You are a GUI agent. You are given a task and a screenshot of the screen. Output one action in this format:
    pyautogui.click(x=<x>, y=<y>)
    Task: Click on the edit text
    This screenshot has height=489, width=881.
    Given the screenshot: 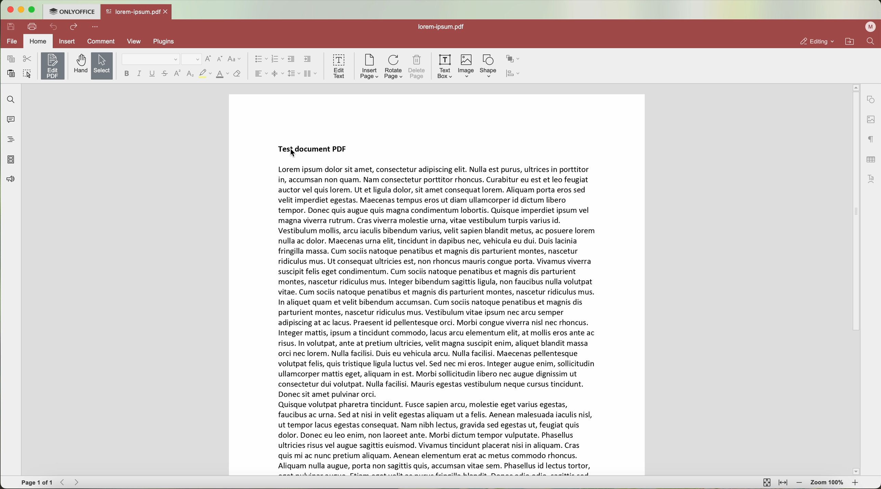 What is the action you would take?
    pyautogui.click(x=338, y=67)
    